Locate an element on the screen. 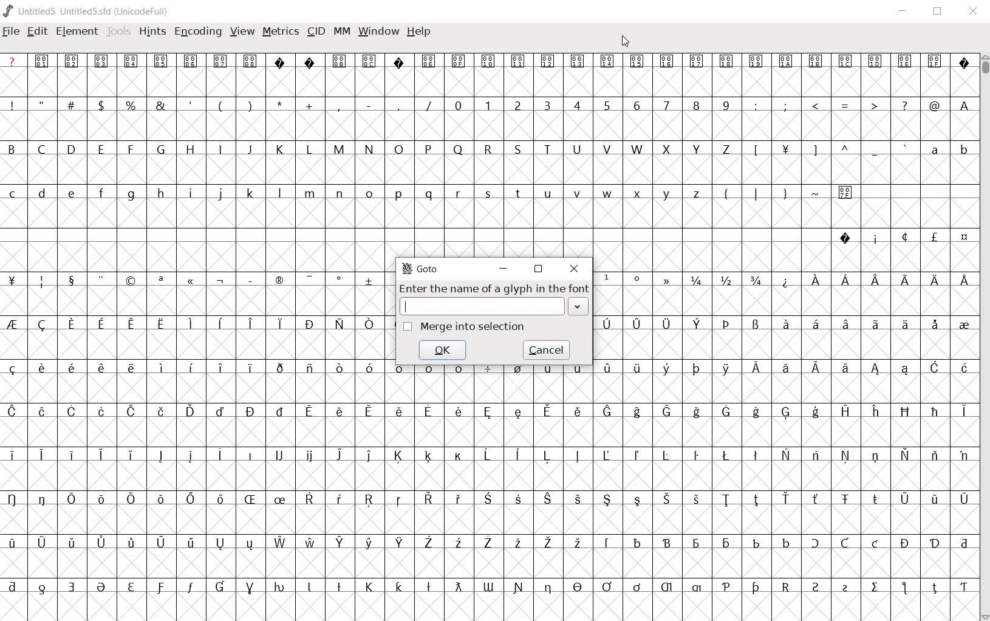   is located at coordinates (876, 278).